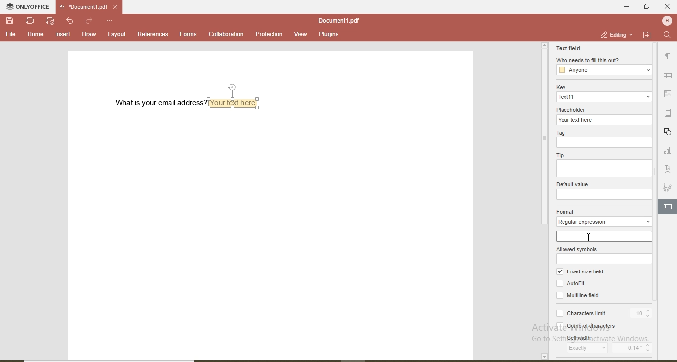  What do you see at coordinates (90, 20) in the screenshot?
I see `redo` at bounding box center [90, 20].